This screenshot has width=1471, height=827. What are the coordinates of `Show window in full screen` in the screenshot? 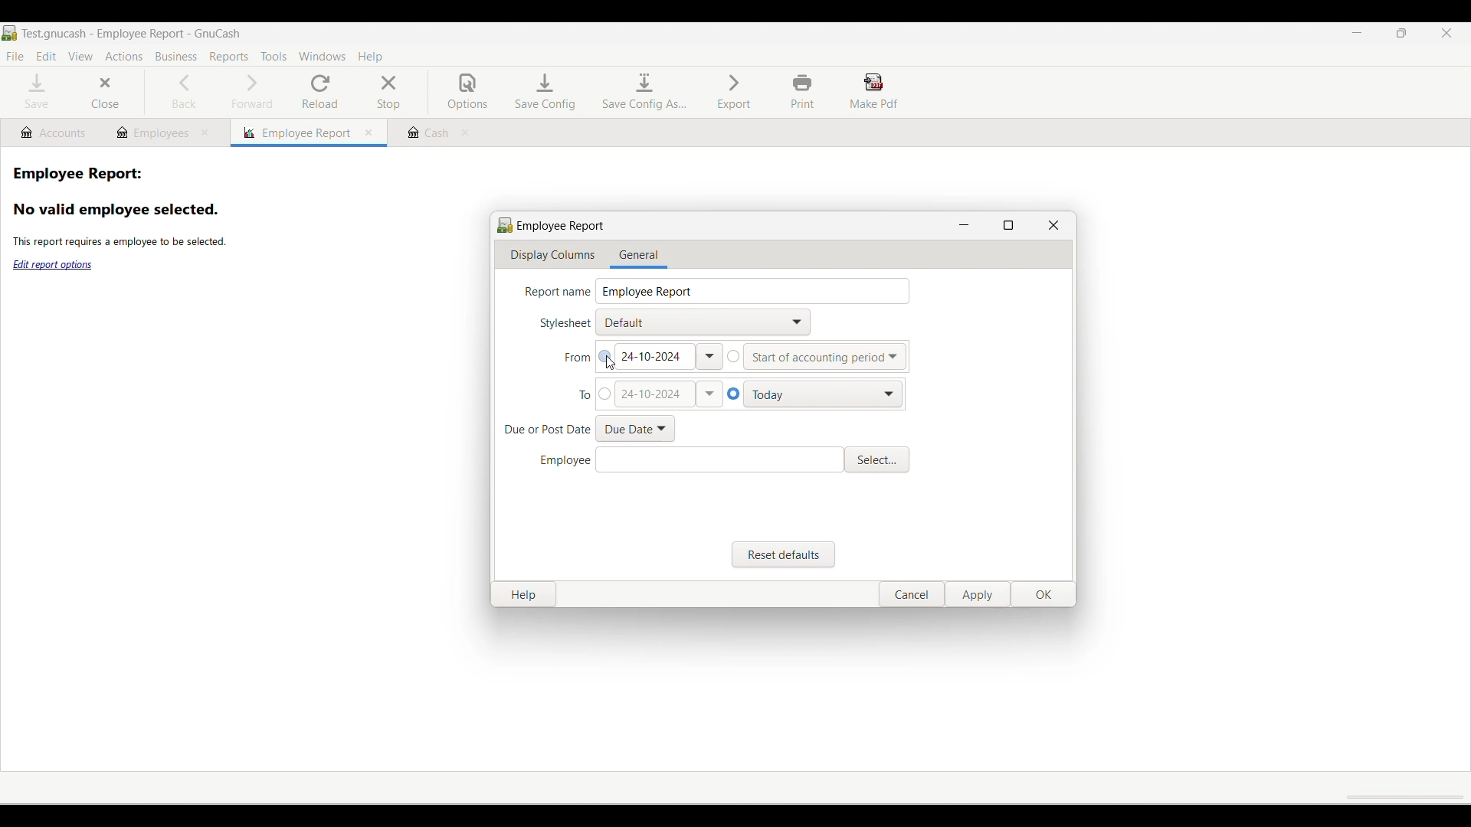 It's located at (1007, 225).